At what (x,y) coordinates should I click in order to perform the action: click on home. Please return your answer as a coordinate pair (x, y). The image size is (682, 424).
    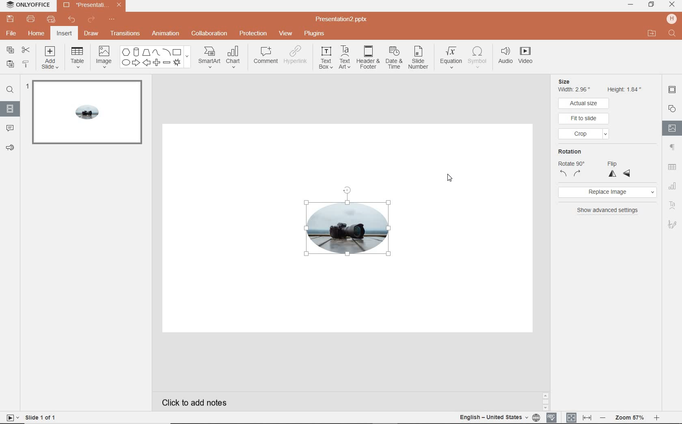
    Looking at the image, I should click on (37, 33).